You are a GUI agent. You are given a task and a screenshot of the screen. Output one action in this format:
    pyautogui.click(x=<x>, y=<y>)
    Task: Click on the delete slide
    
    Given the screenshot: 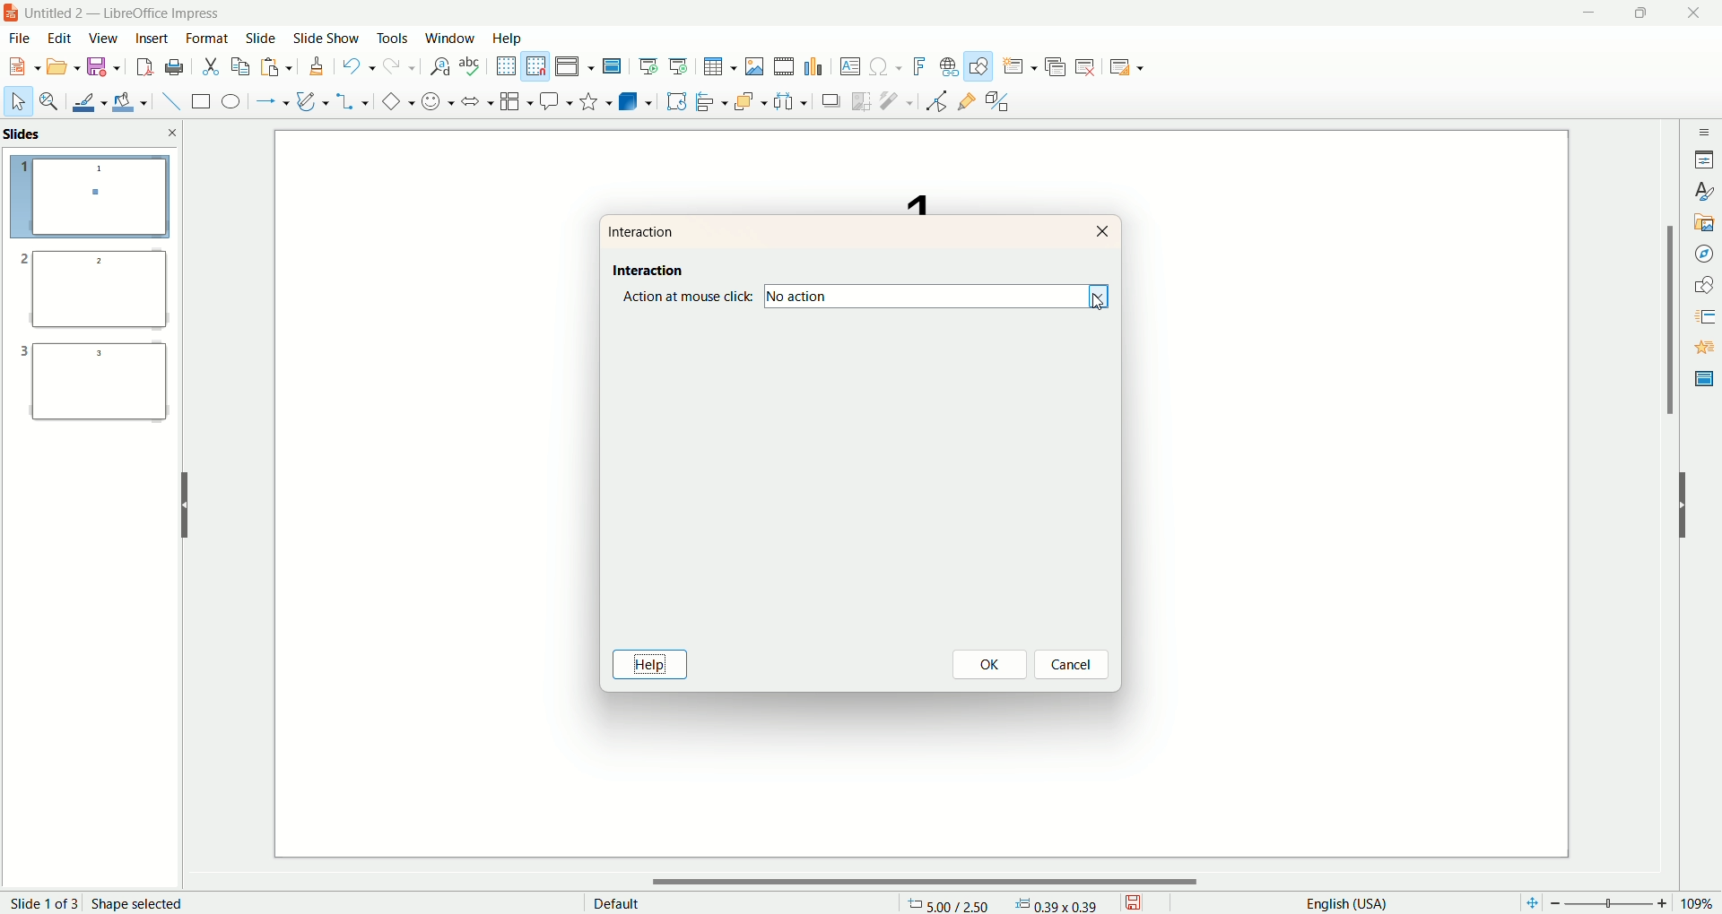 What is the action you would take?
    pyautogui.click(x=1089, y=69)
    